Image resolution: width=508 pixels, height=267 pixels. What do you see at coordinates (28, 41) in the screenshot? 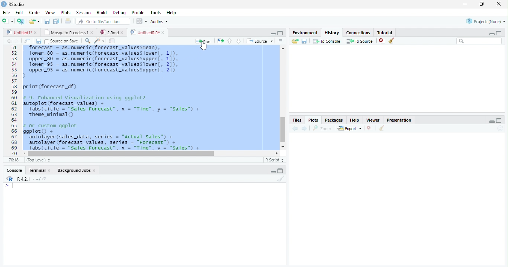
I see `Show in new window` at bounding box center [28, 41].